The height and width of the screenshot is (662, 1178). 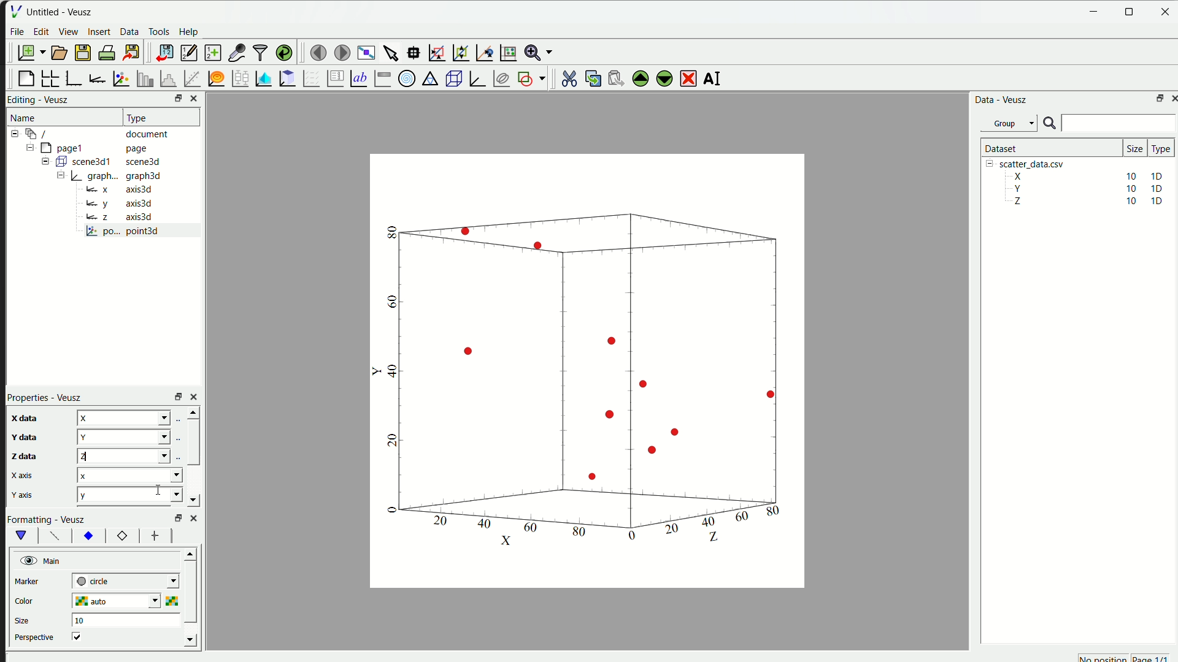 I want to click on po... point3d, so click(x=125, y=232).